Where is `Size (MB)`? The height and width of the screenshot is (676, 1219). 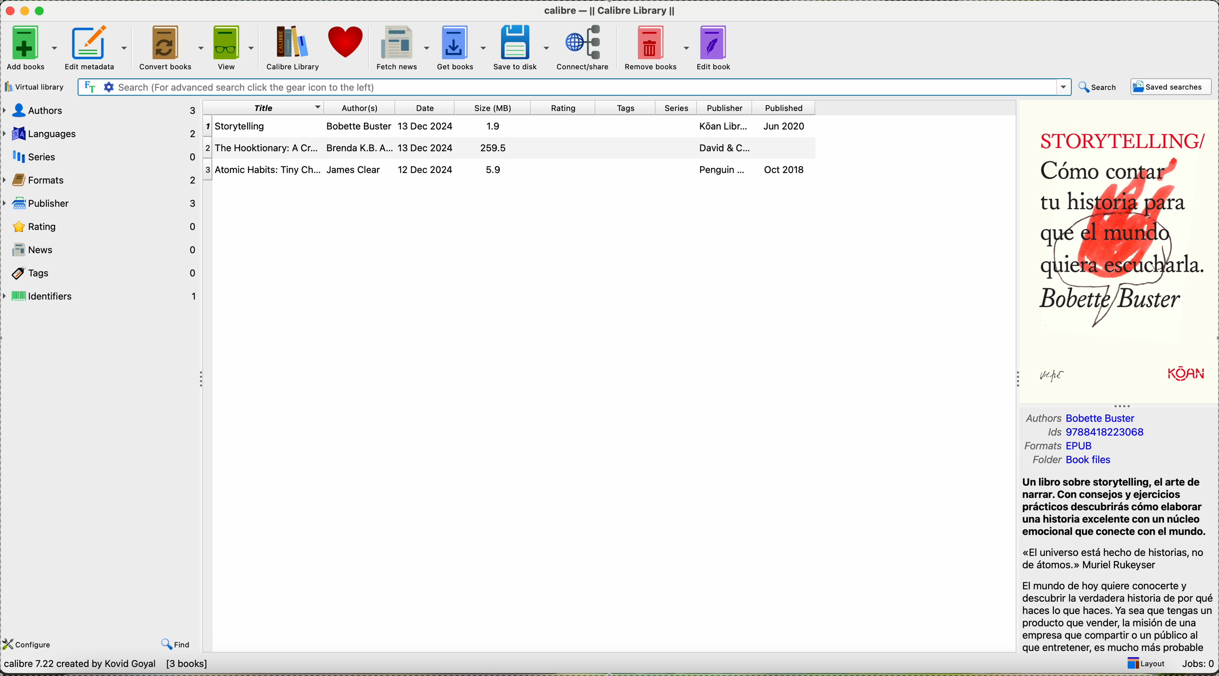
Size (MB) is located at coordinates (497, 107).